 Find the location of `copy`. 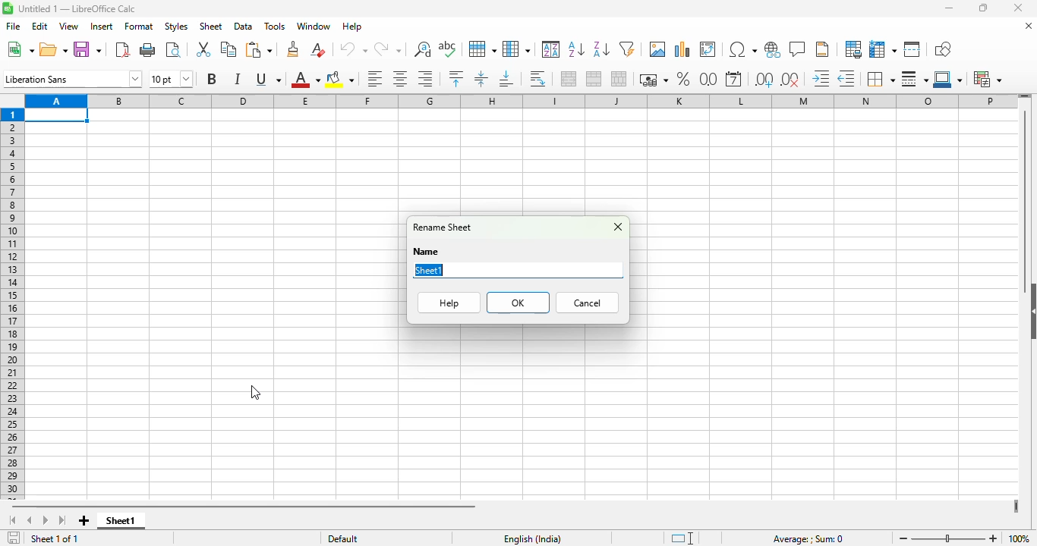

copy is located at coordinates (229, 48).